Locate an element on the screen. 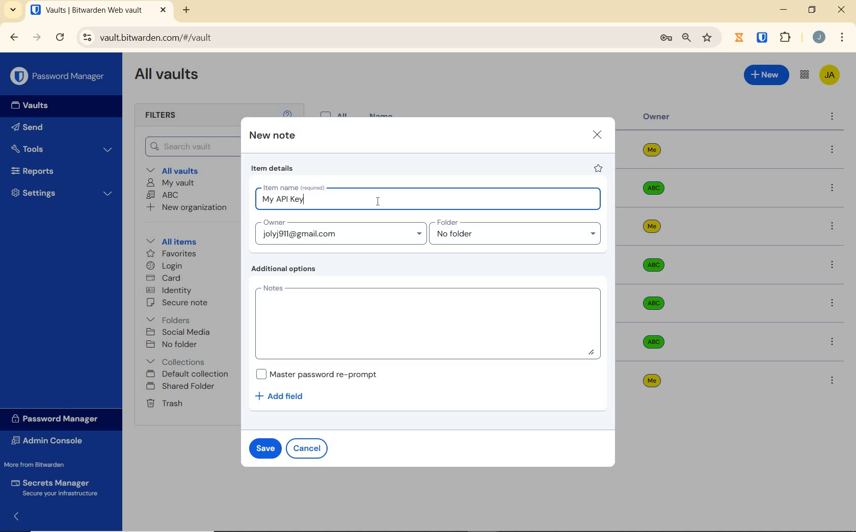  card is located at coordinates (165, 278).